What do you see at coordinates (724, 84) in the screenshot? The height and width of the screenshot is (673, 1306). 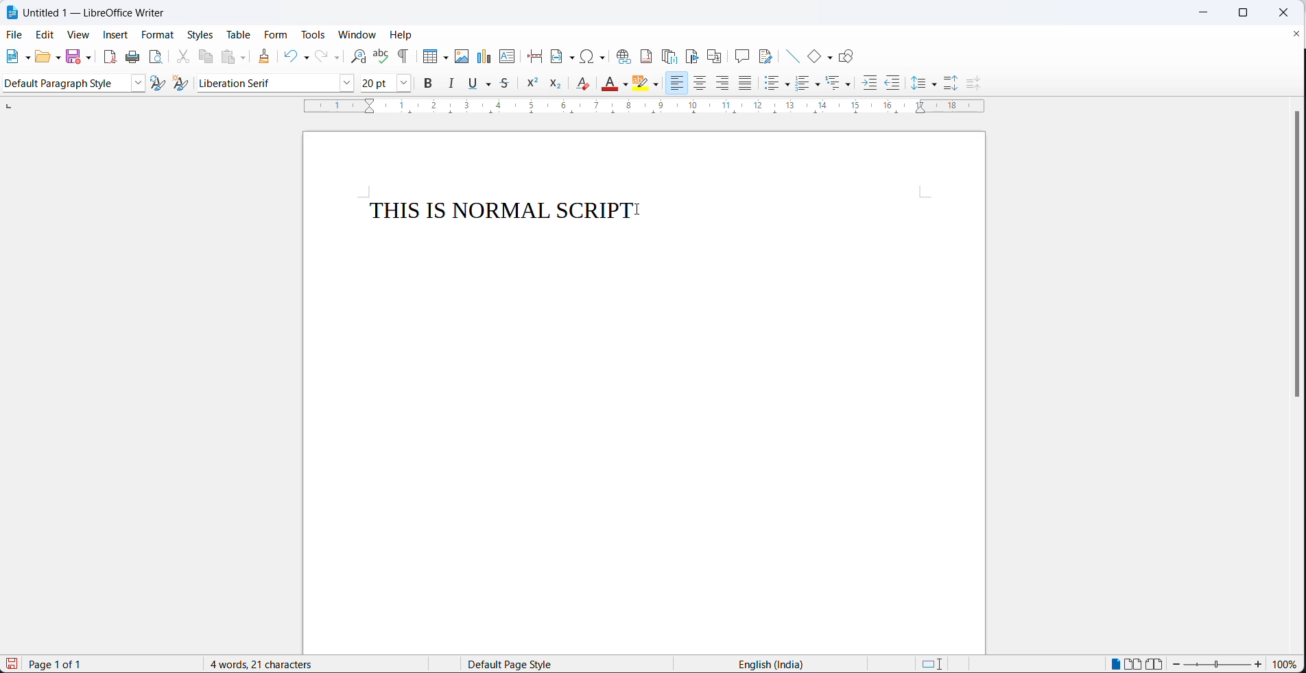 I see `text align right` at bounding box center [724, 84].